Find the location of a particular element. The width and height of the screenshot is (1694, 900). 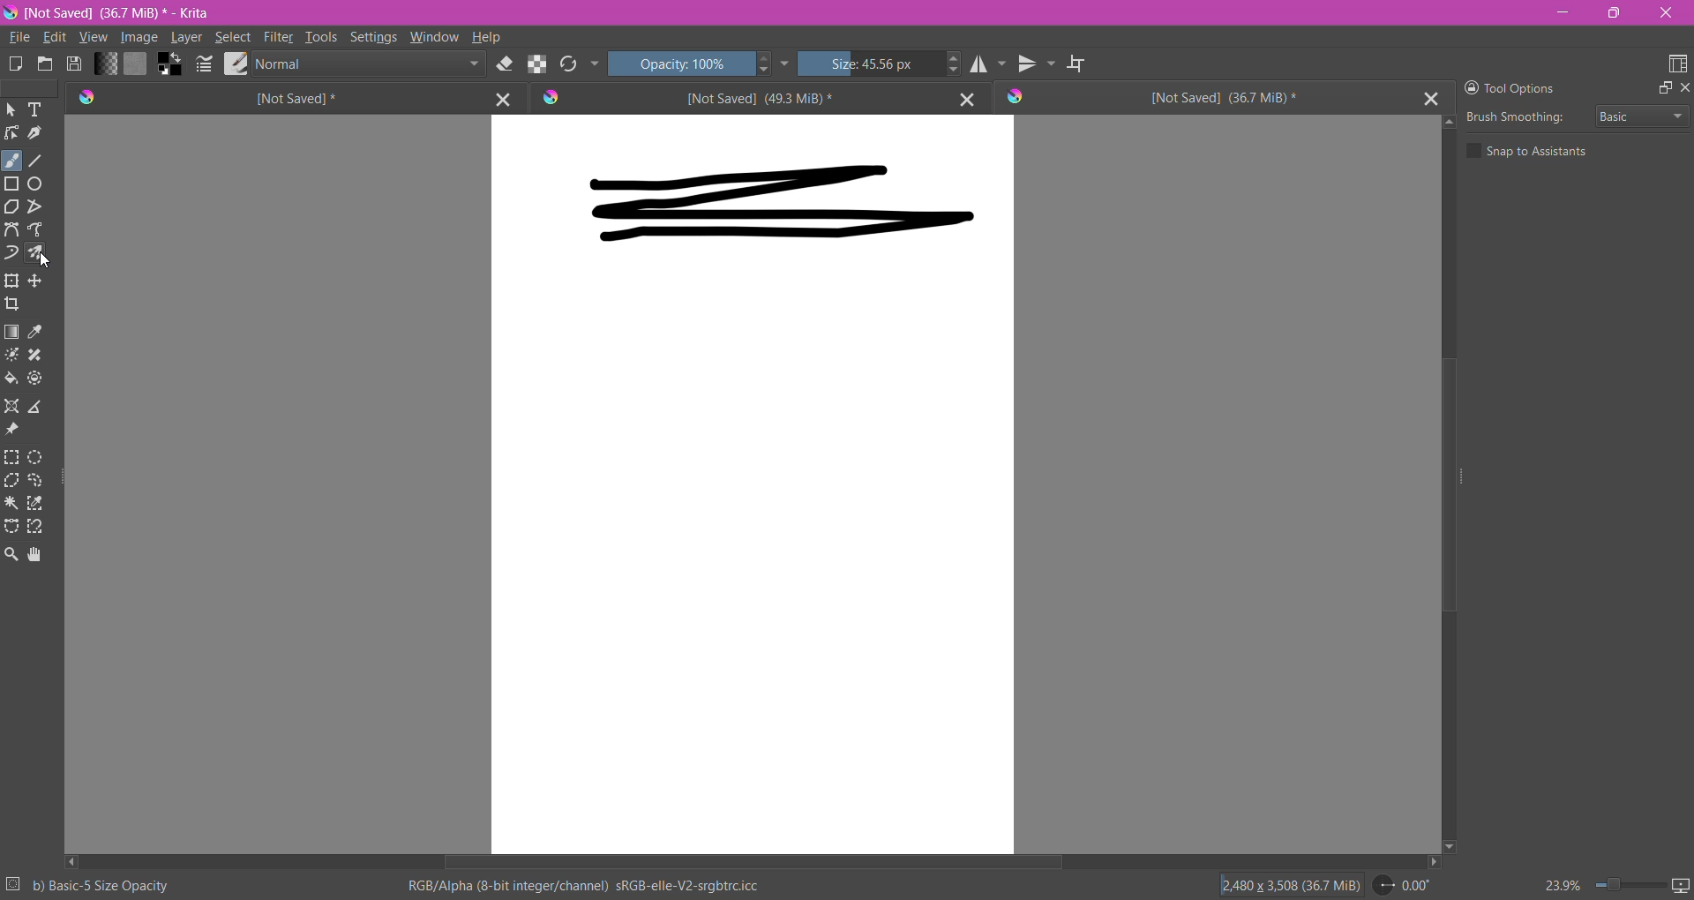

Preserve Alpha is located at coordinates (535, 63).